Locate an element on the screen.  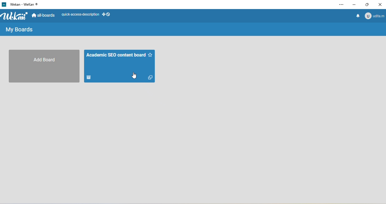
academic seo content board is located at coordinates (119, 66).